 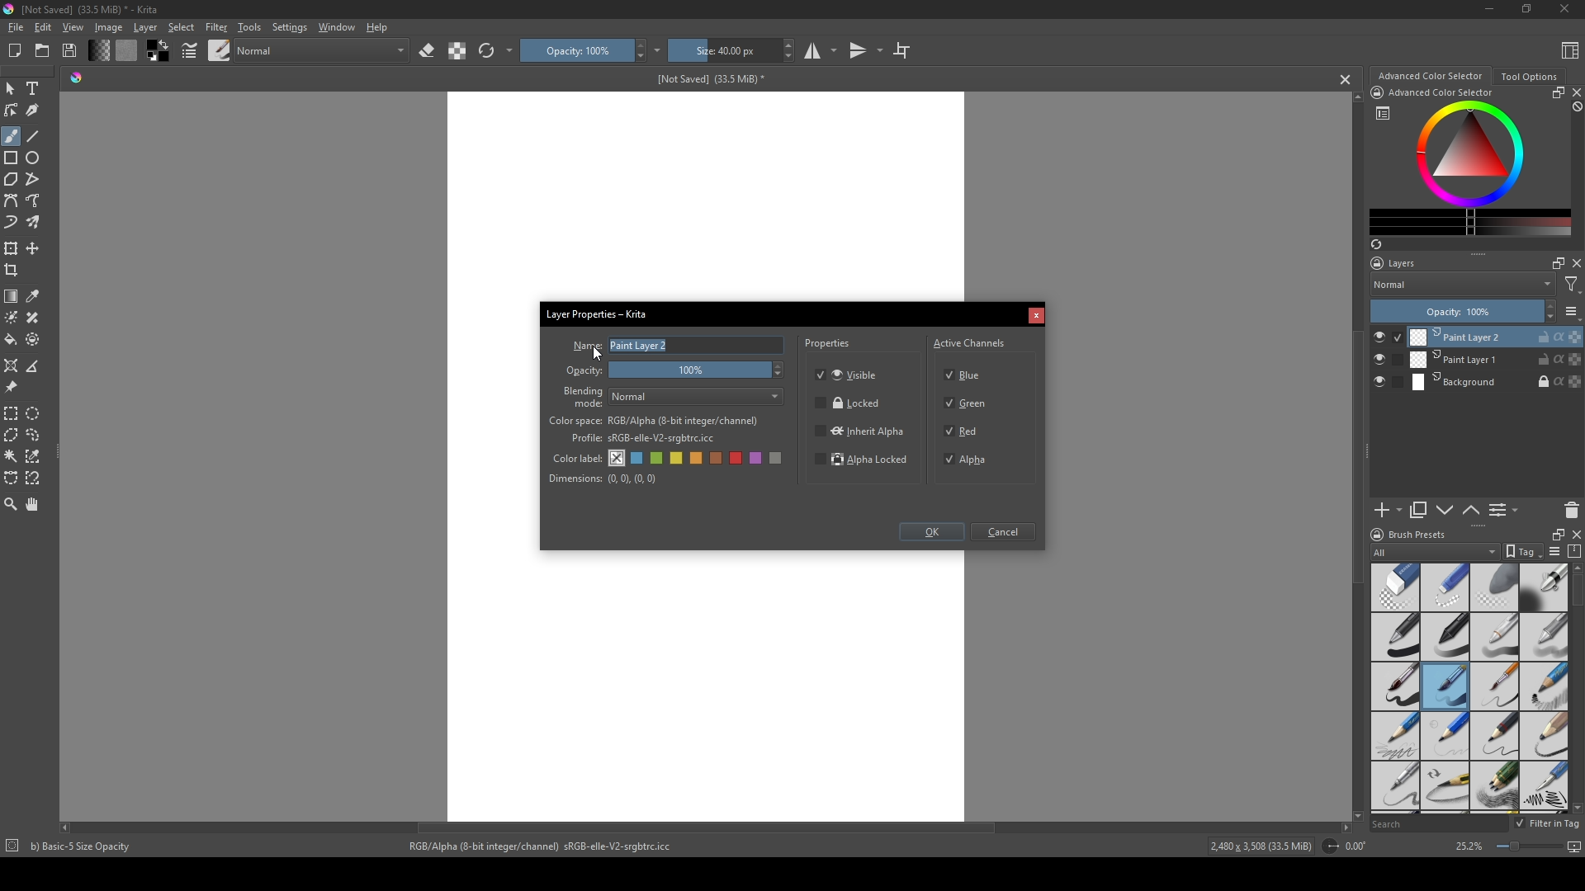 What do you see at coordinates (220, 49) in the screenshot?
I see `brush` at bounding box center [220, 49].